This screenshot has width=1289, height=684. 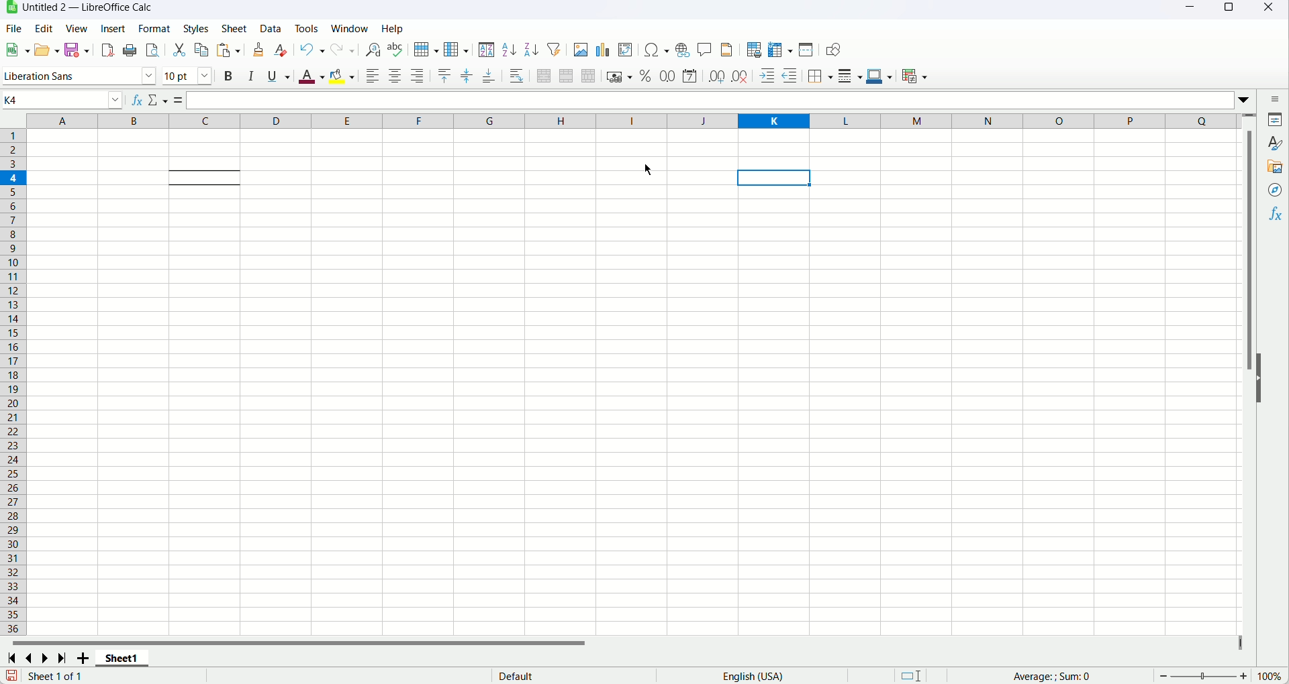 I want to click on Merge cells, so click(x=566, y=76).